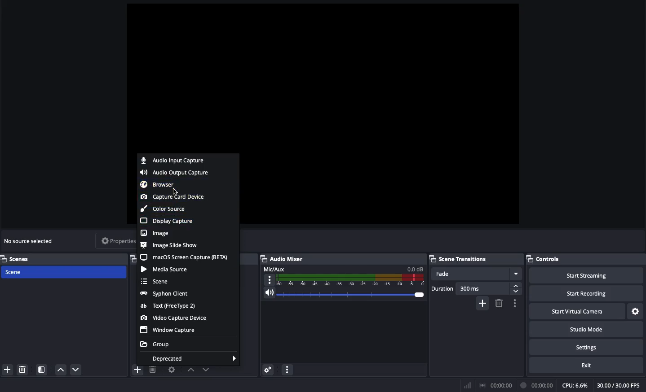 Image resolution: width=646 pixels, height=392 pixels. Describe the element at coordinates (190, 369) in the screenshot. I see `Move up` at that location.